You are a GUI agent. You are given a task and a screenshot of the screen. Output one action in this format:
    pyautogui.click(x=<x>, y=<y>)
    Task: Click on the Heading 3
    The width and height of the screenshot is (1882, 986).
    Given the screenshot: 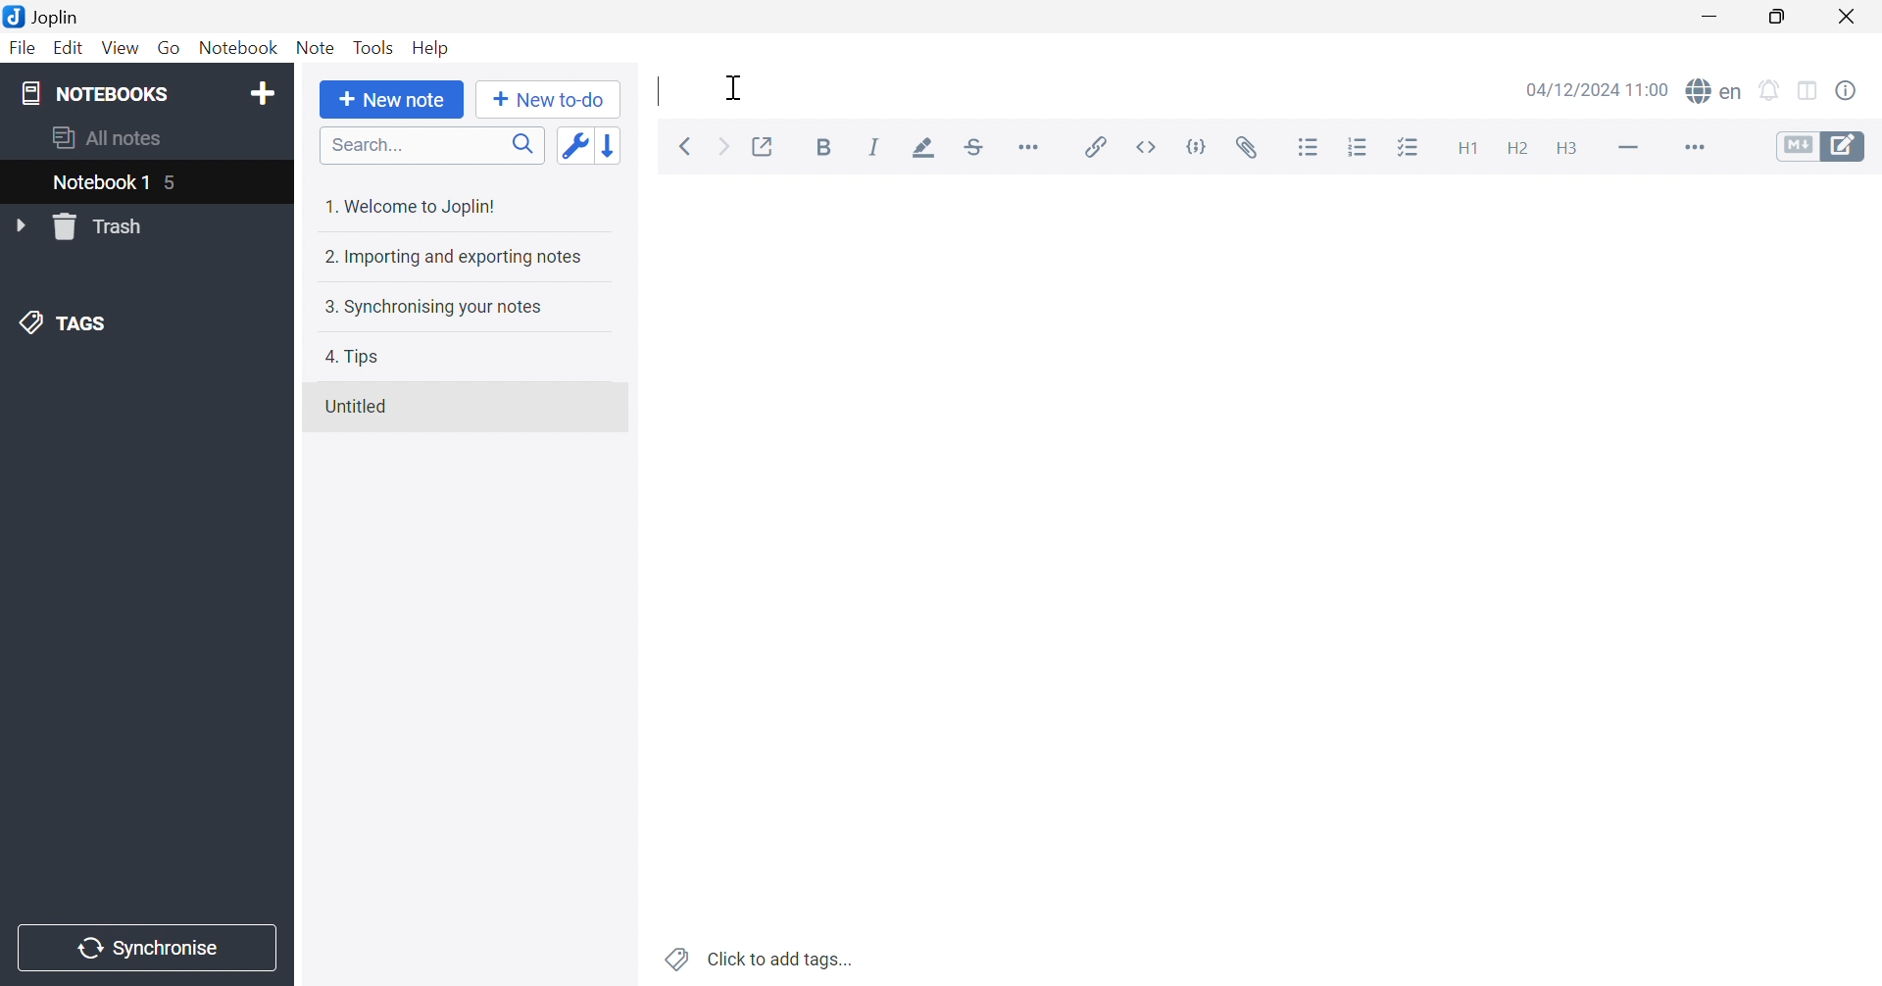 What is the action you would take?
    pyautogui.click(x=1567, y=152)
    